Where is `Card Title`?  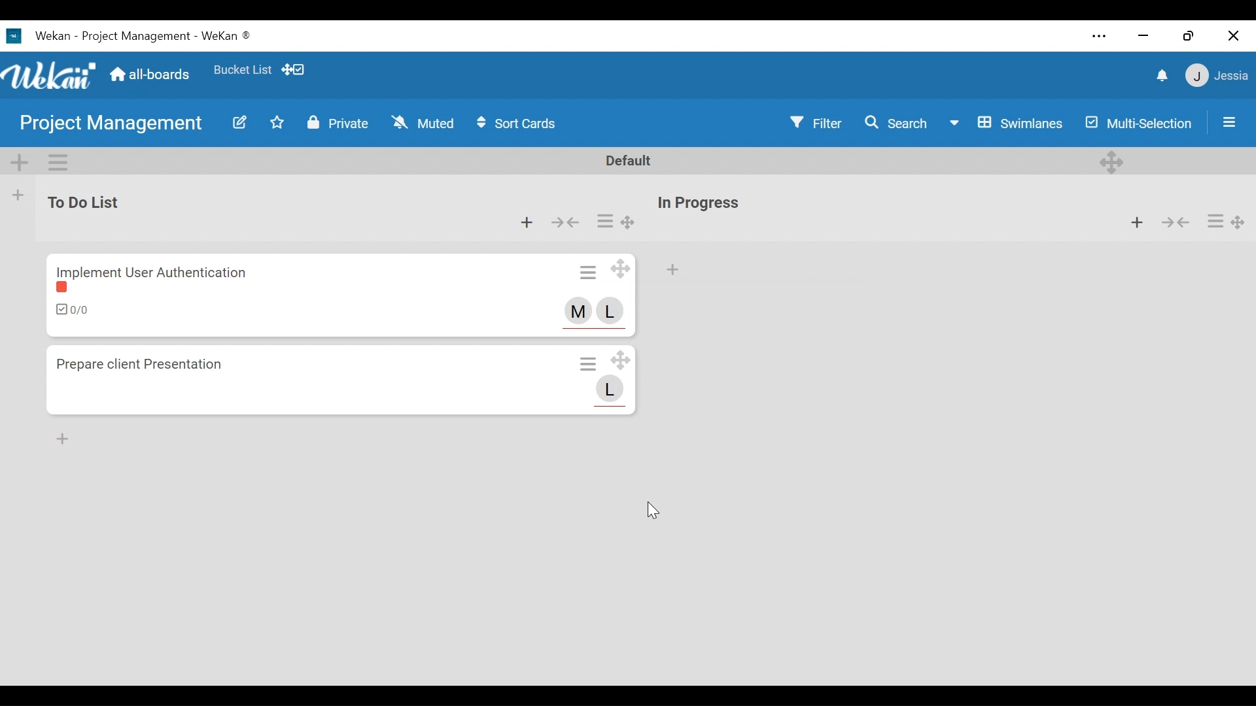
Card Title is located at coordinates (155, 363).